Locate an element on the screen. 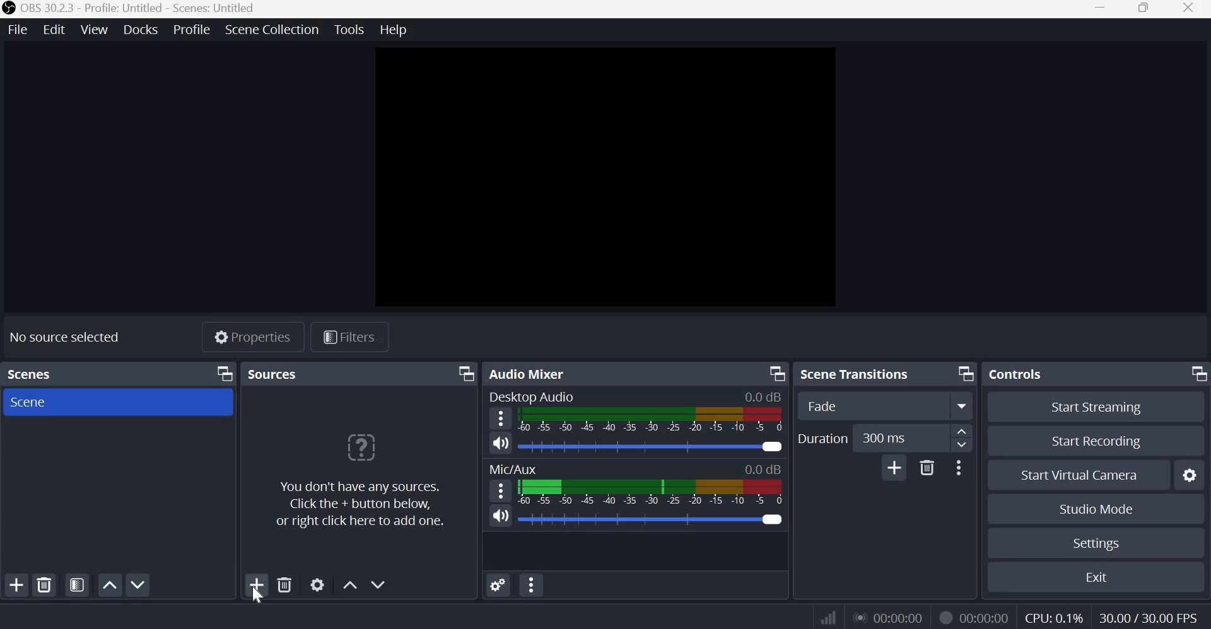 This screenshot has height=629, width=1211. Audio Level Indicator is located at coordinates (763, 468).